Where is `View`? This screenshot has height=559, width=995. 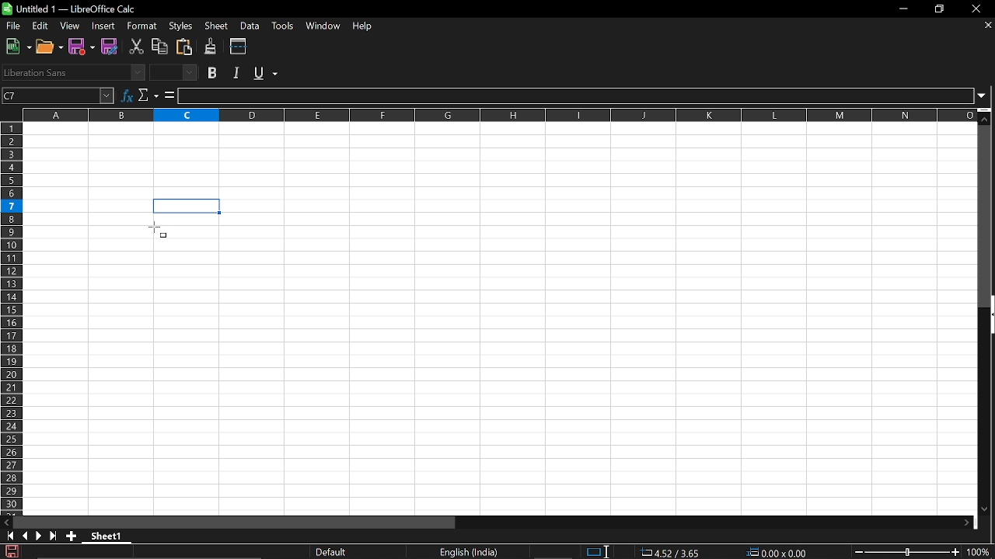 View is located at coordinates (70, 26).